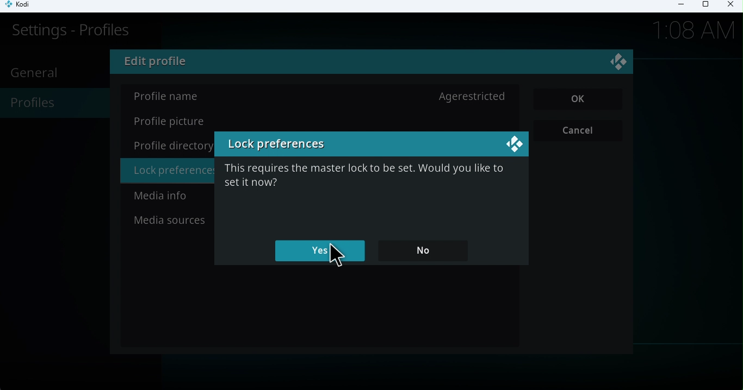 The image size is (743, 390). I want to click on Minimize, so click(677, 6).